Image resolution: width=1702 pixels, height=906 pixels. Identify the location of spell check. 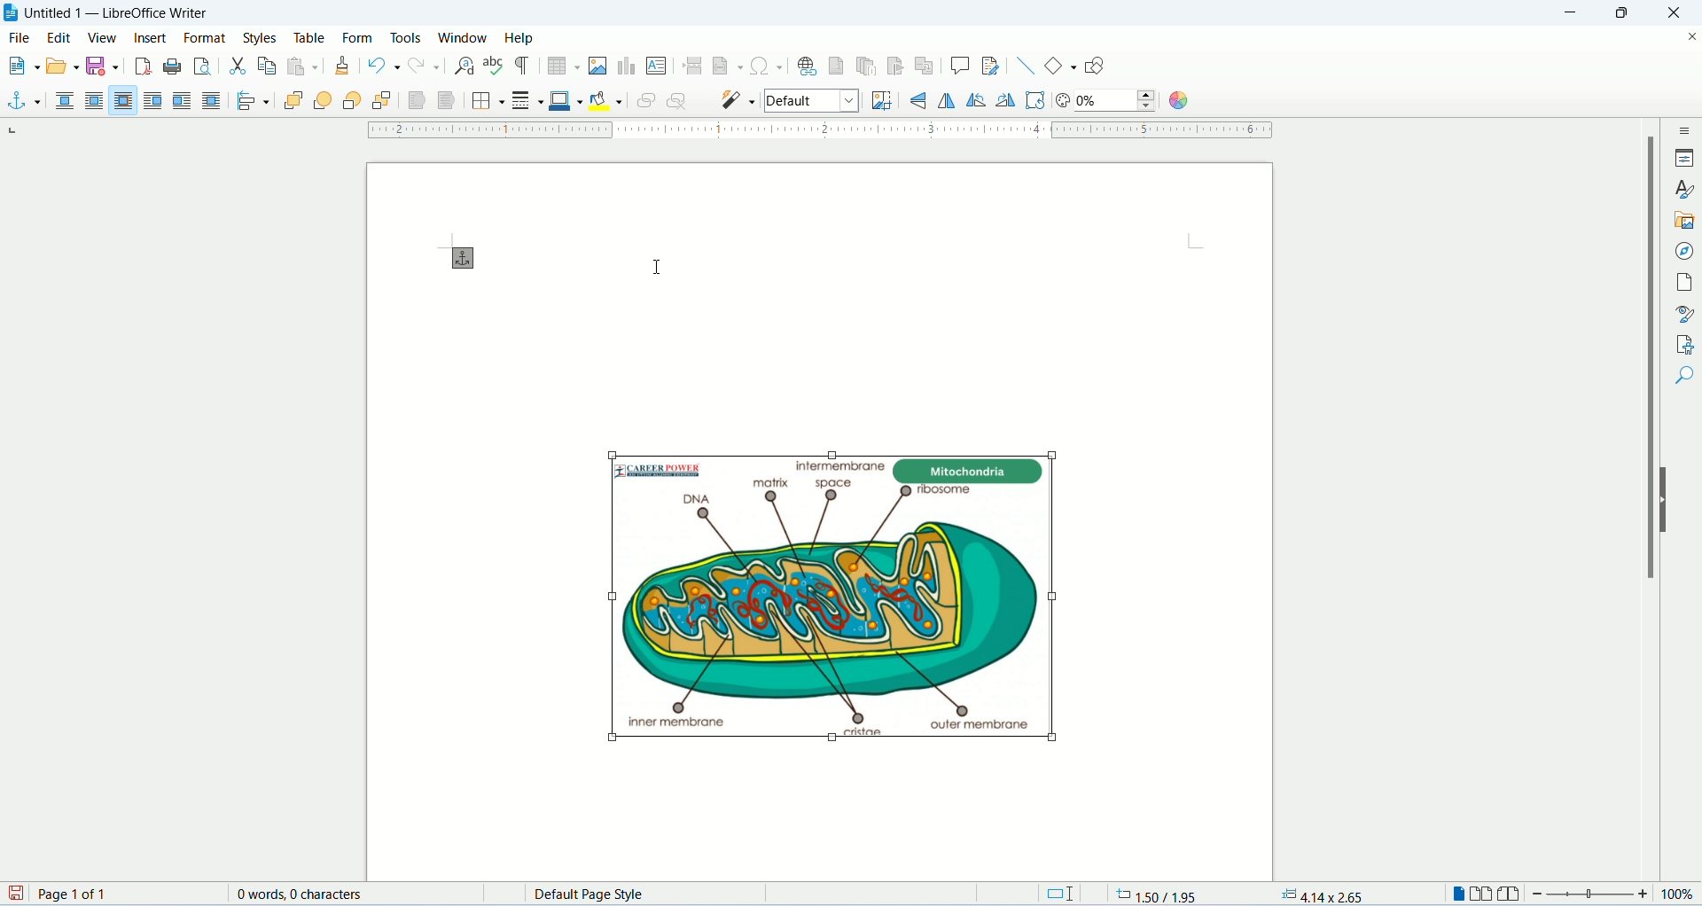
(496, 66).